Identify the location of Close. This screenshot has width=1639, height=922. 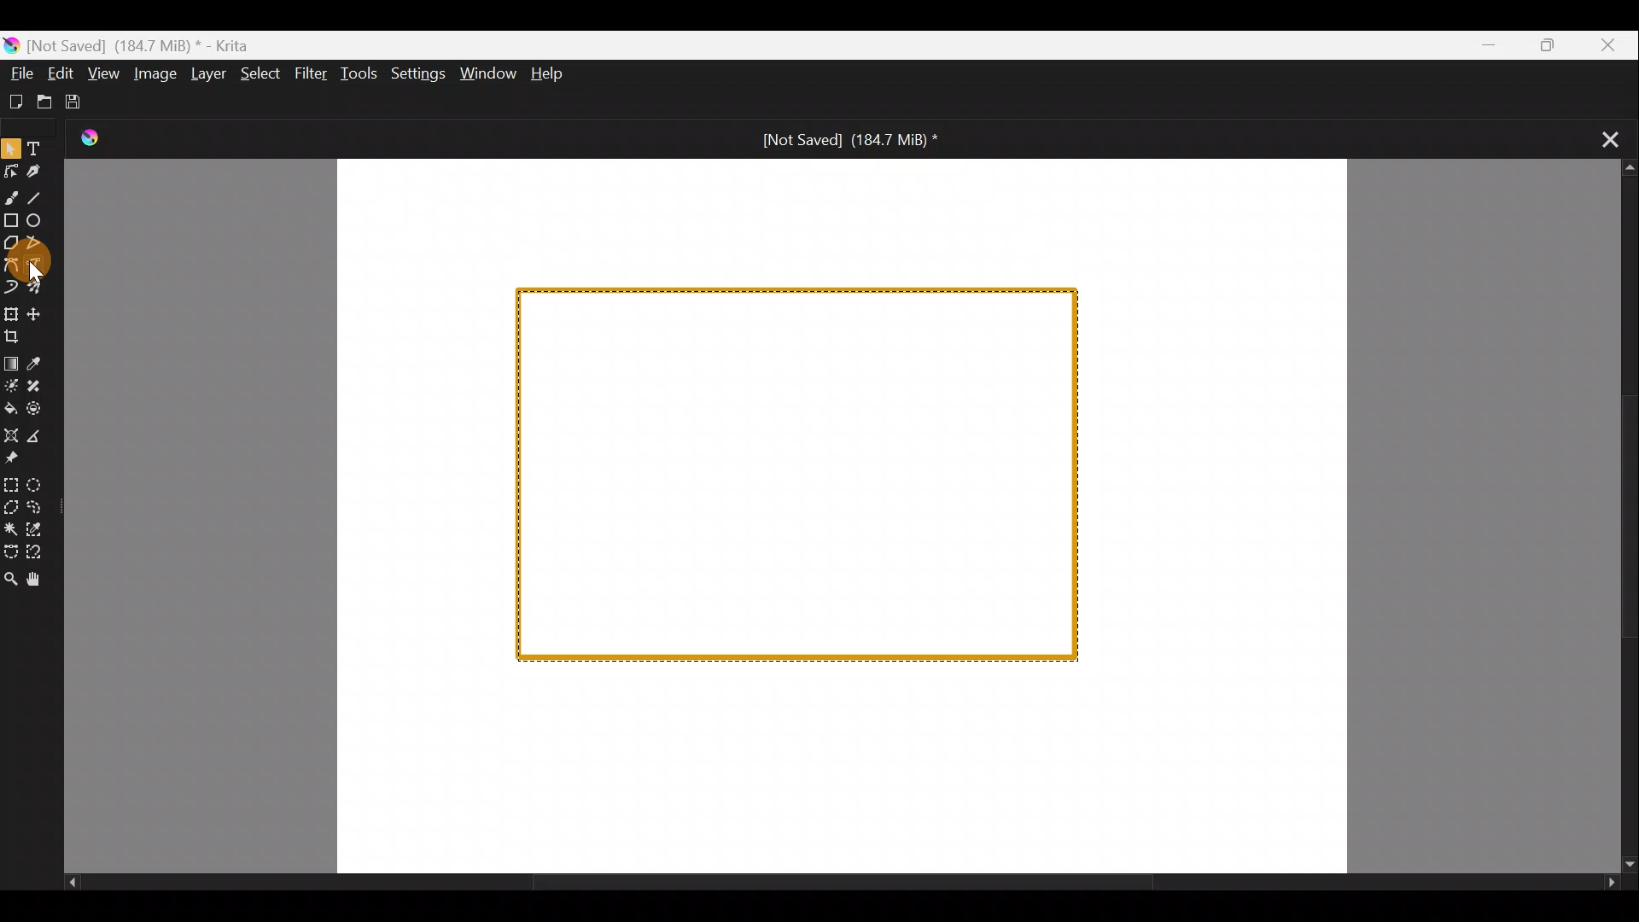
(1609, 44).